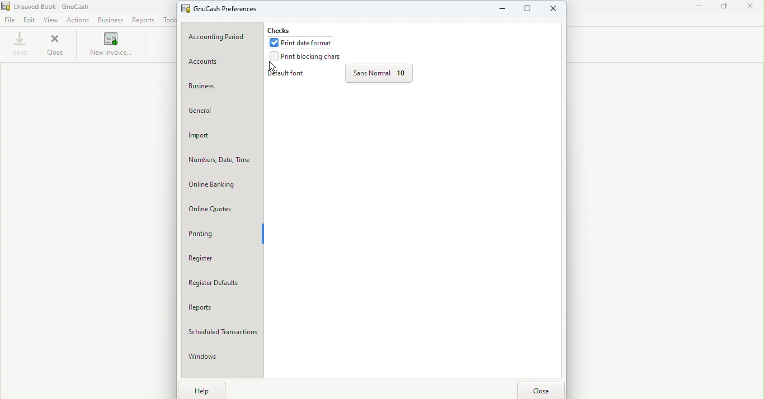 The height and width of the screenshot is (399, 764). What do you see at coordinates (145, 20) in the screenshot?
I see `Reports` at bounding box center [145, 20].